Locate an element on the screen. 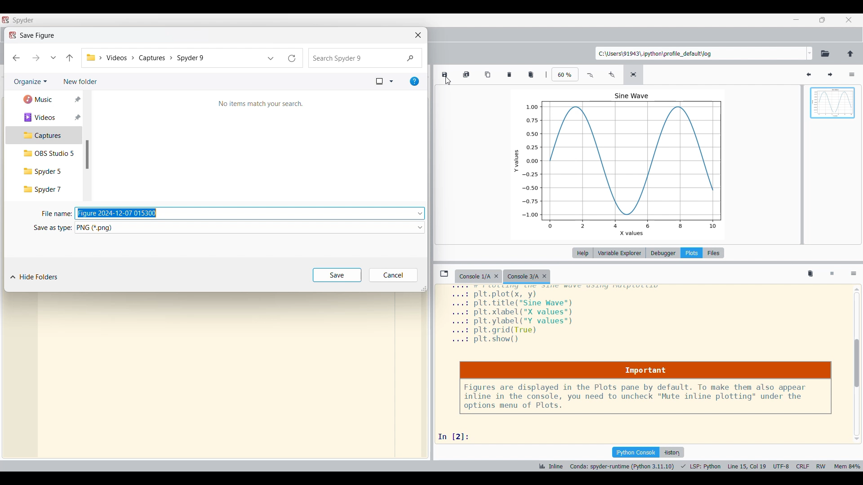 Image resolution: width=863 pixels, height=485 pixels. CURSOR POSITION is located at coordinates (747, 467).